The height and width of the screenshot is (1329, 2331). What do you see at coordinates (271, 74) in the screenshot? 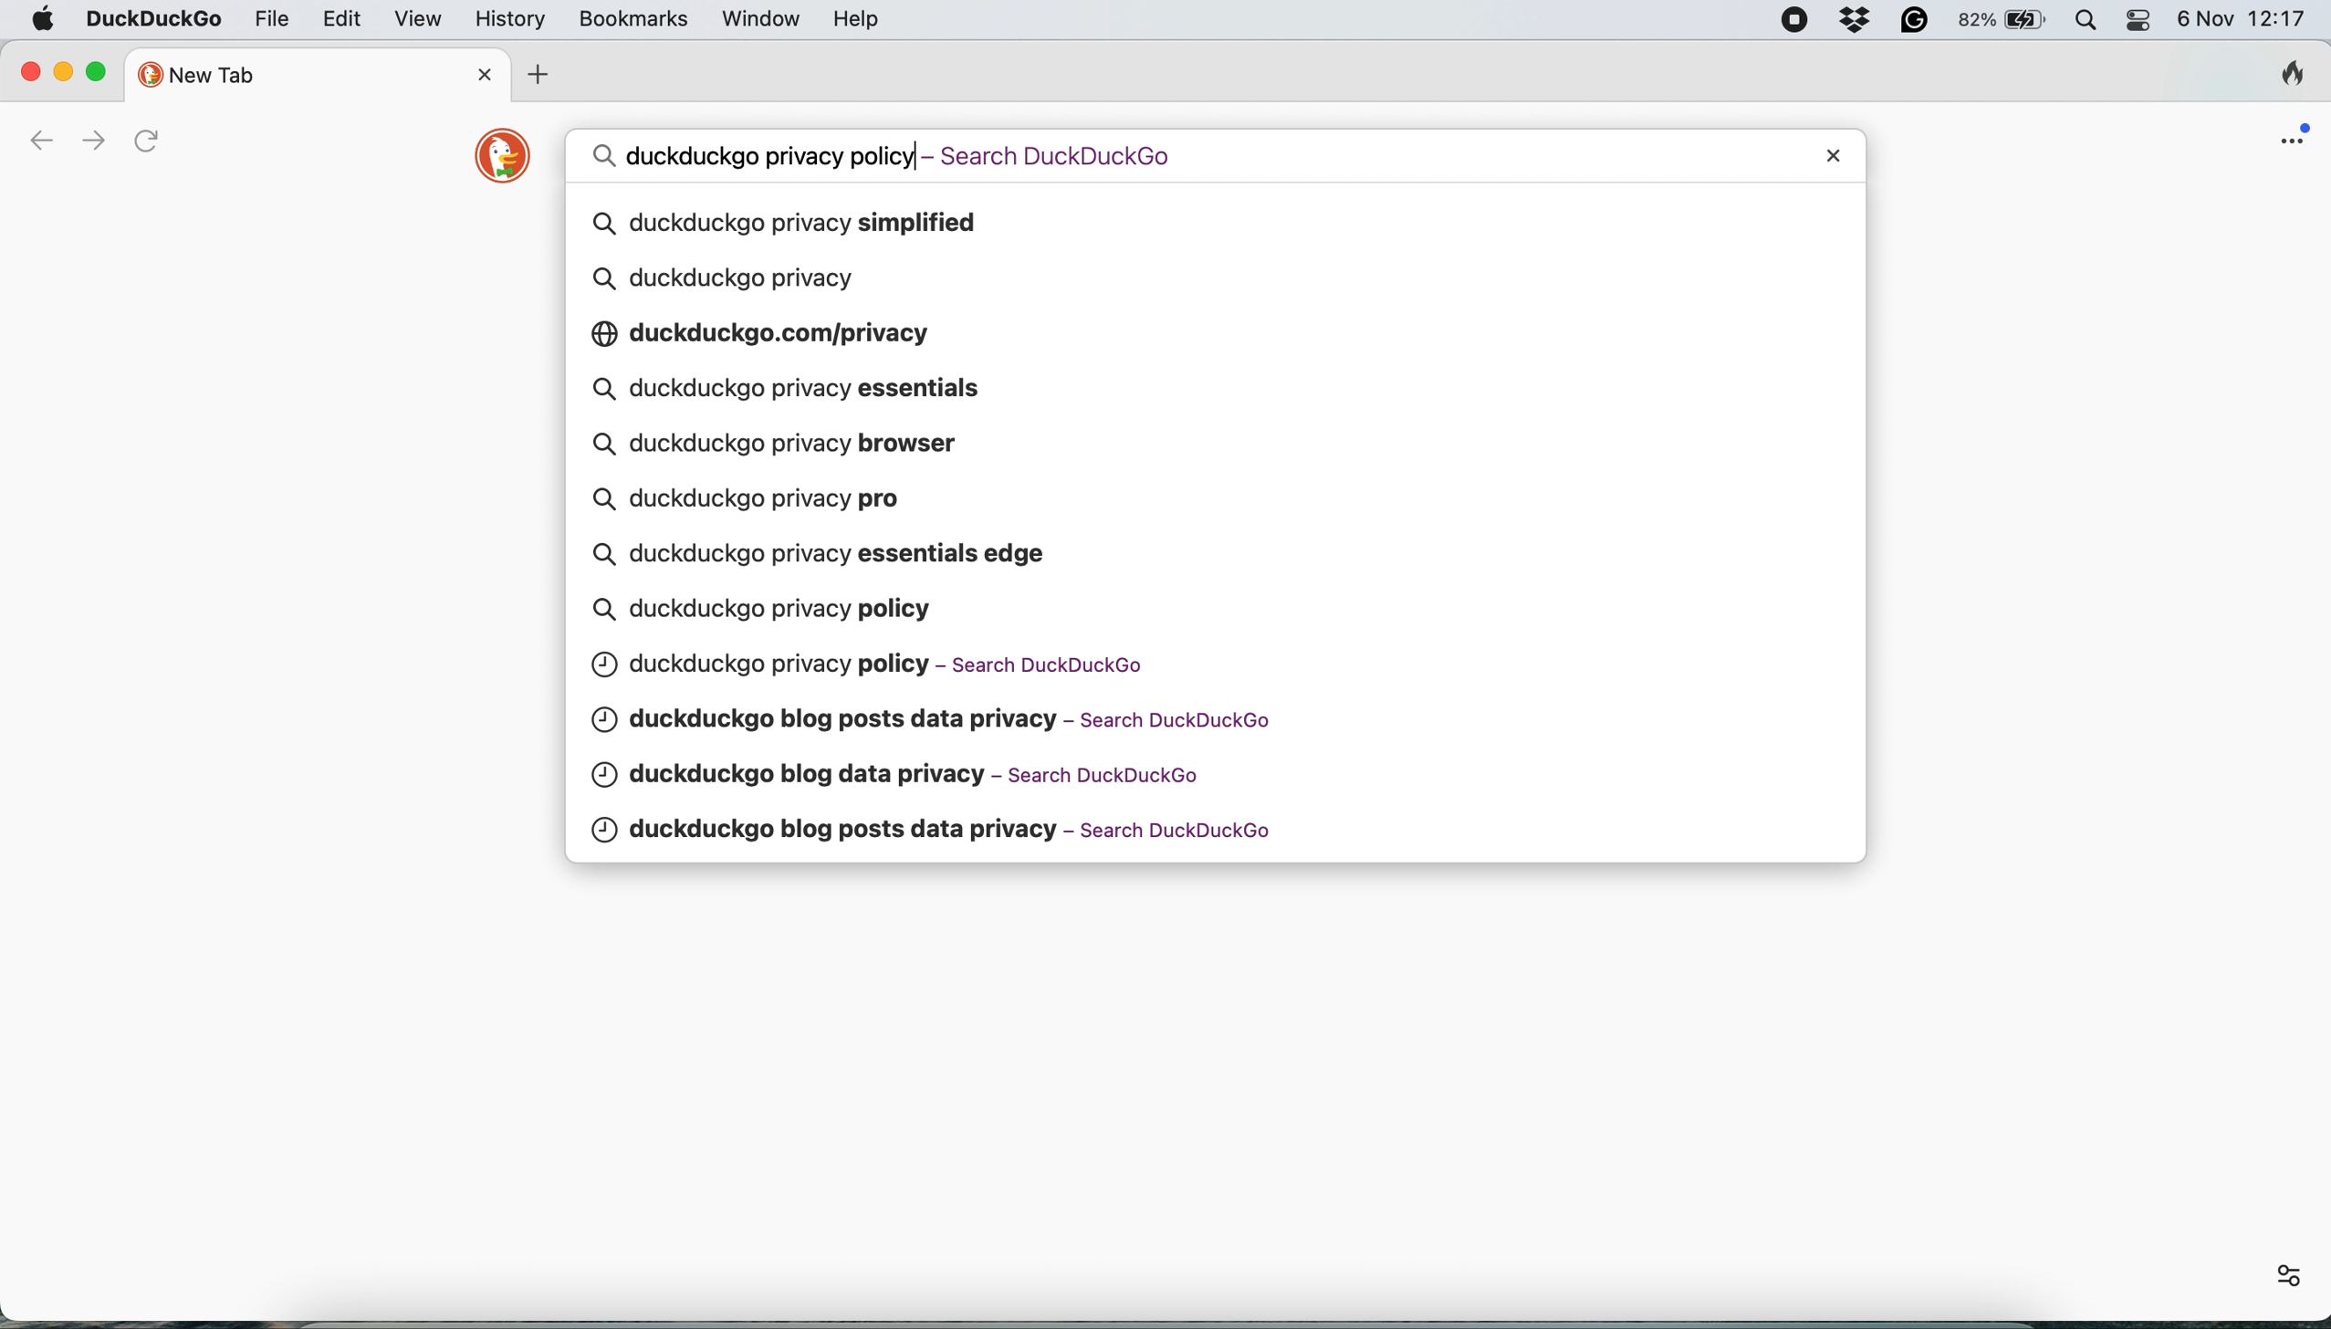
I see `new tab` at bounding box center [271, 74].